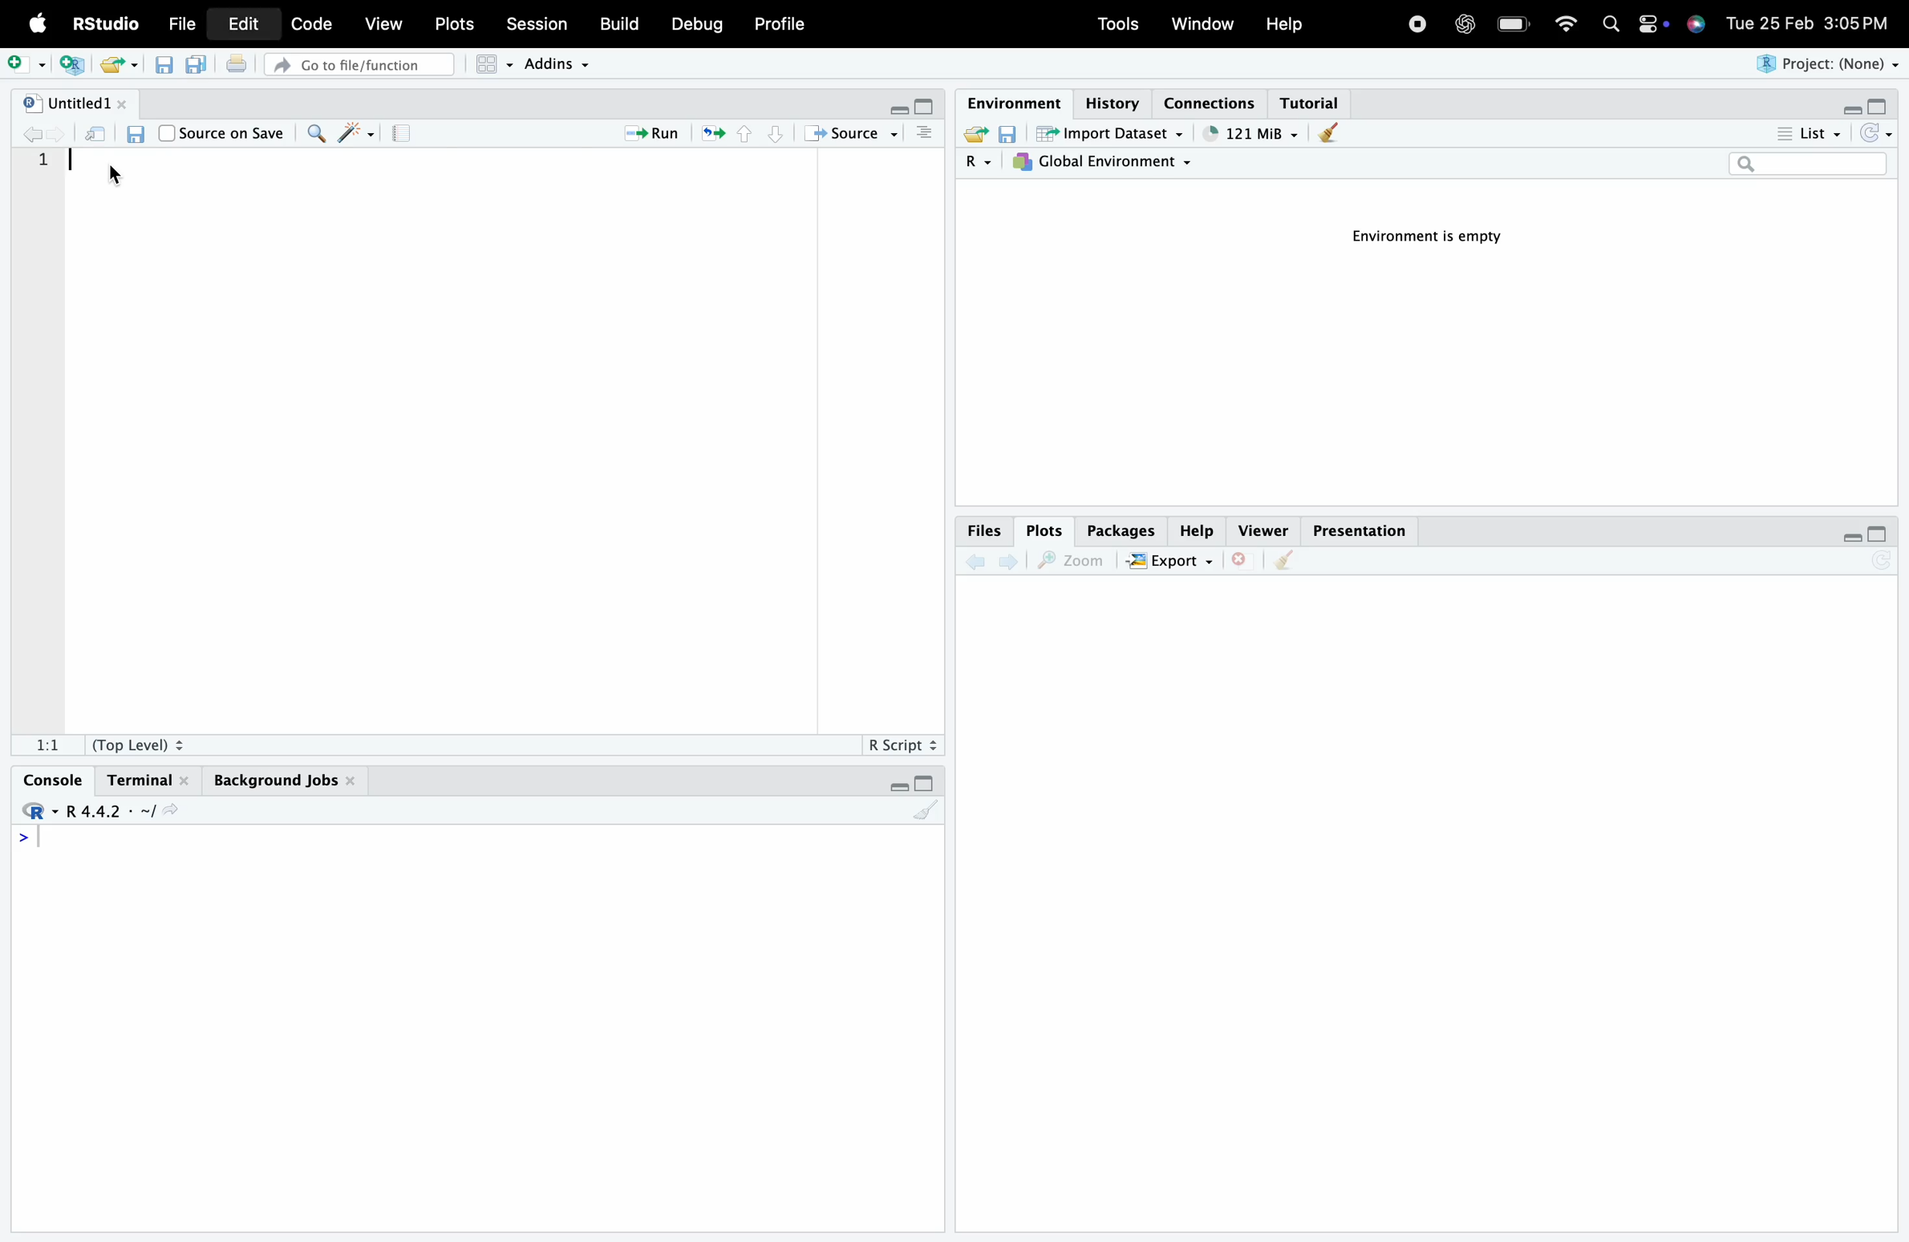  Describe the element at coordinates (694, 25) in the screenshot. I see `Debug` at that location.